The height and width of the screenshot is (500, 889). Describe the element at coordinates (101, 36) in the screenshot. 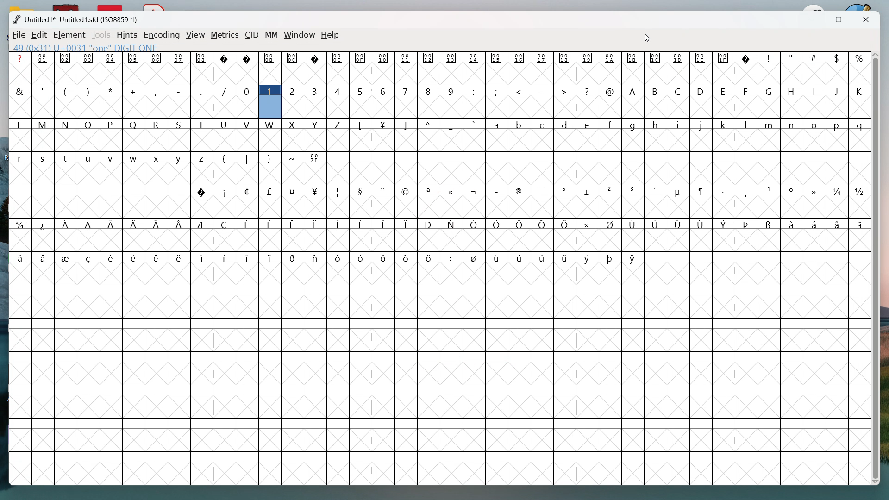

I see `tools` at that location.